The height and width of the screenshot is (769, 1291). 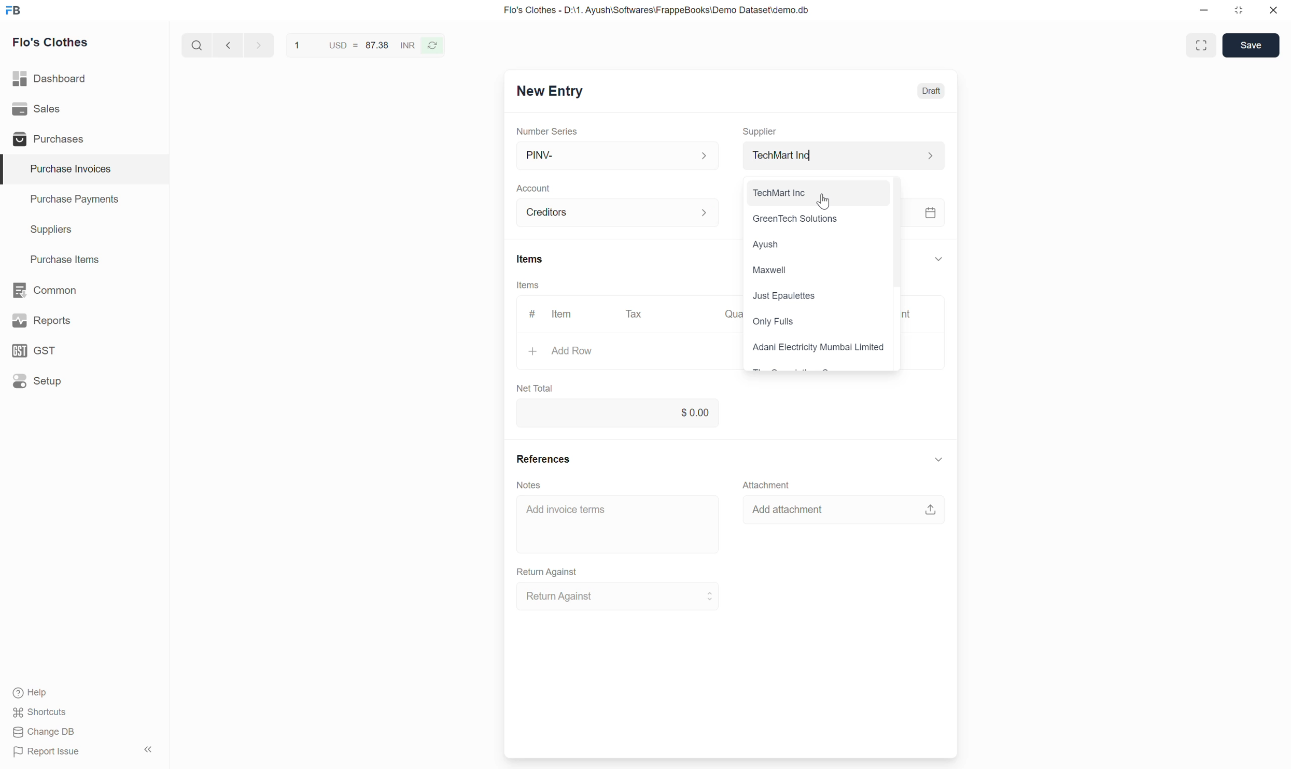 What do you see at coordinates (1200, 45) in the screenshot?
I see `Toggle between form and full width` at bounding box center [1200, 45].